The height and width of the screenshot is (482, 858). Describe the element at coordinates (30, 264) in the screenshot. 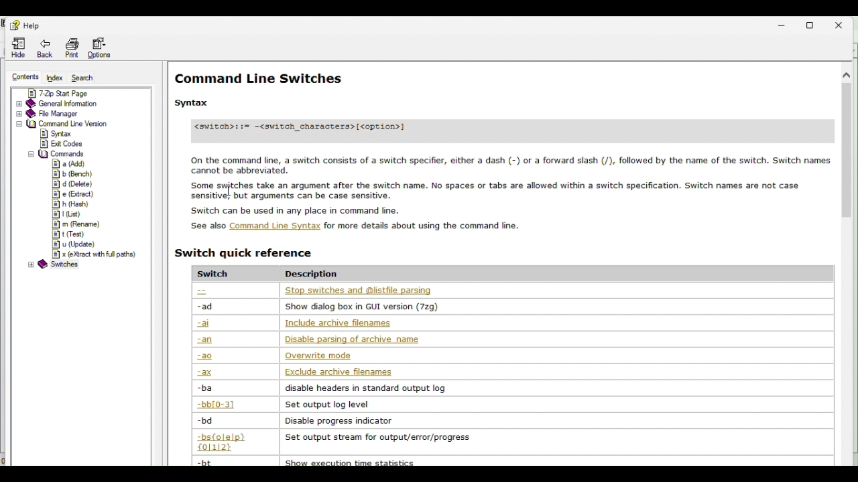

I see `expand` at that location.